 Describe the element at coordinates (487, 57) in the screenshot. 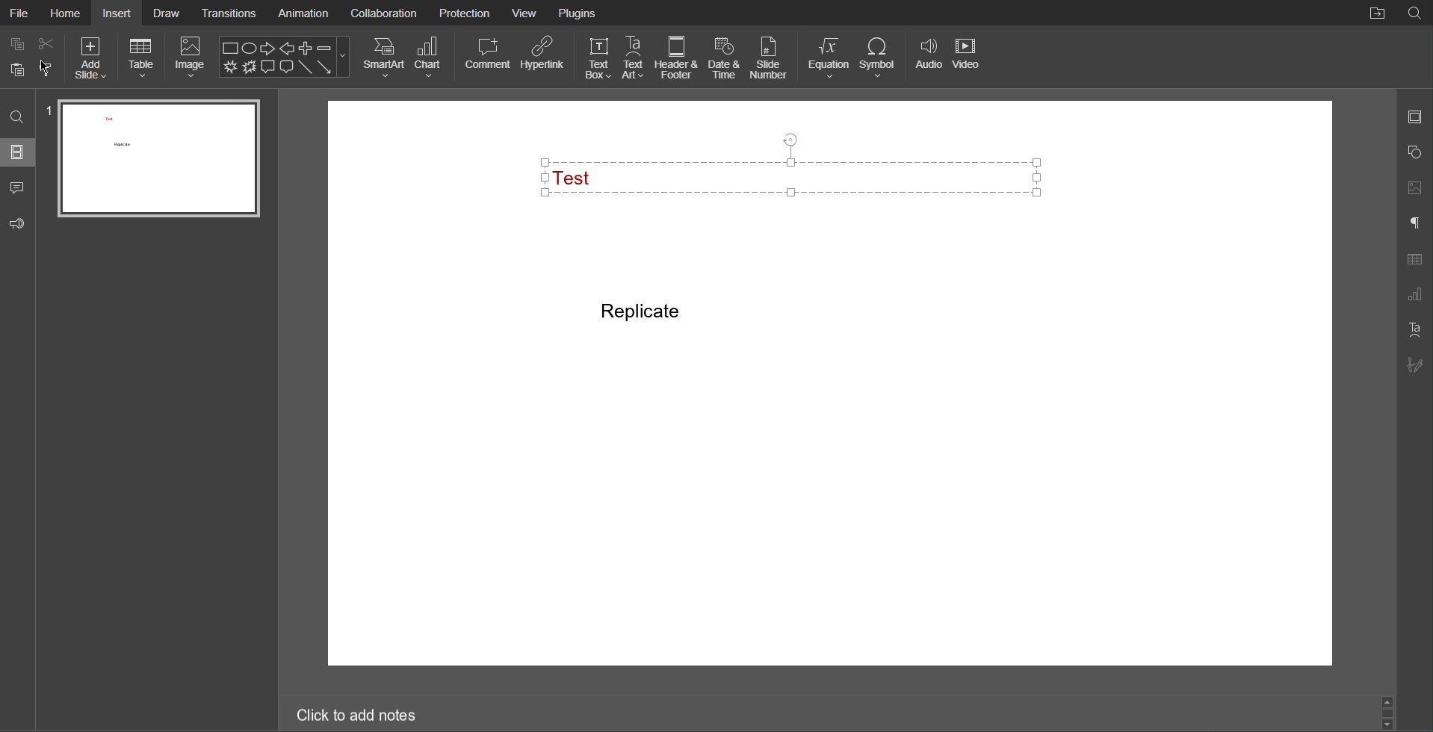

I see `Comment` at that location.